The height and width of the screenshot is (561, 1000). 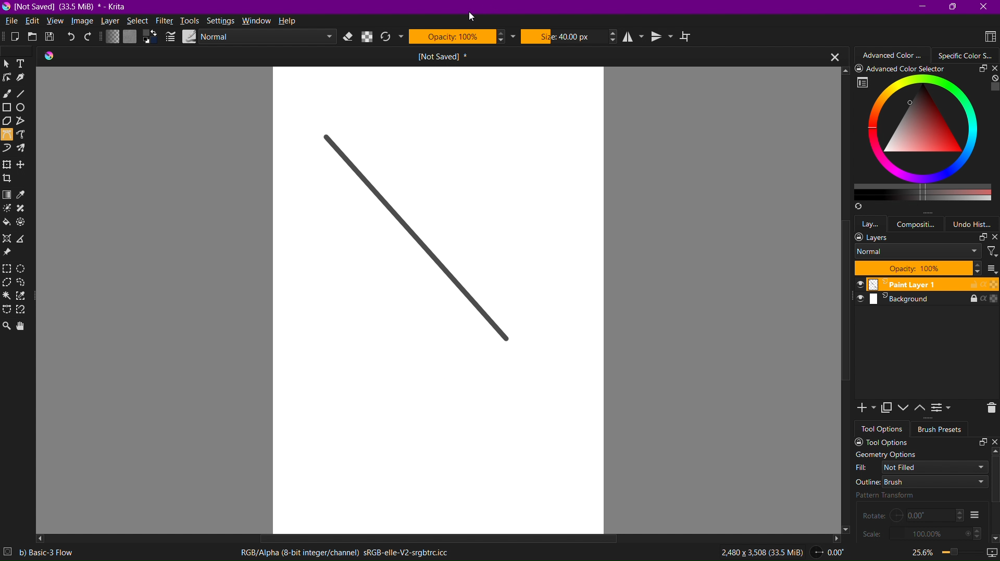 What do you see at coordinates (924, 138) in the screenshot?
I see `Specific Color Selector` at bounding box center [924, 138].